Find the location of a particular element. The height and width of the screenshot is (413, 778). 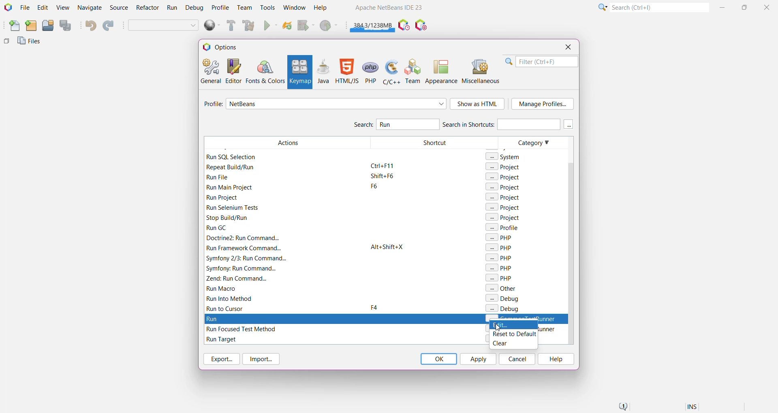

Manage Profile is located at coordinates (543, 104).